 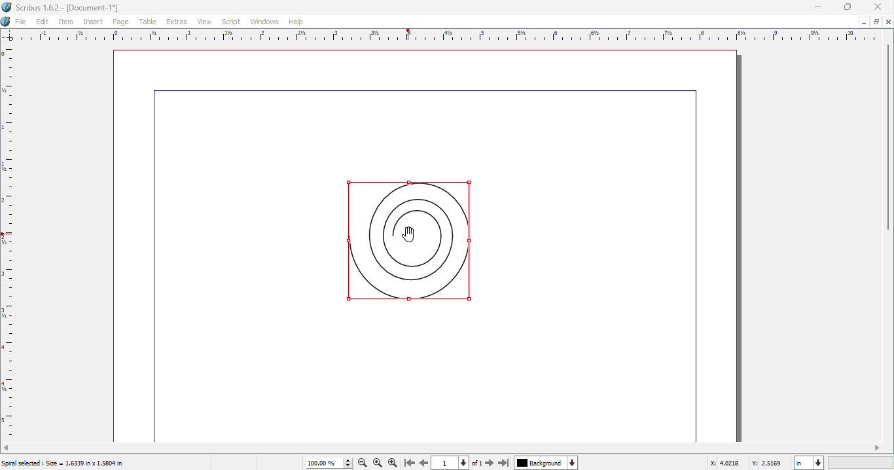 What do you see at coordinates (771, 463) in the screenshot?
I see `Y co-ordinate` at bounding box center [771, 463].